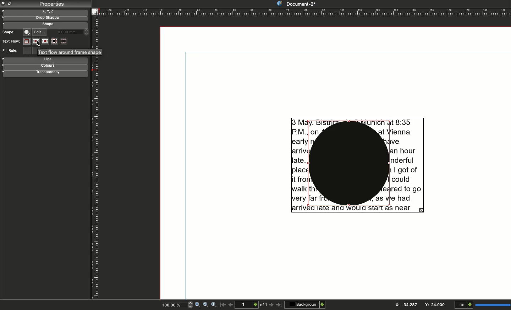 This screenshot has height=310, width=511. What do you see at coordinates (45, 18) in the screenshot?
I see `Drop shadow` at bounding box center [45, 18].